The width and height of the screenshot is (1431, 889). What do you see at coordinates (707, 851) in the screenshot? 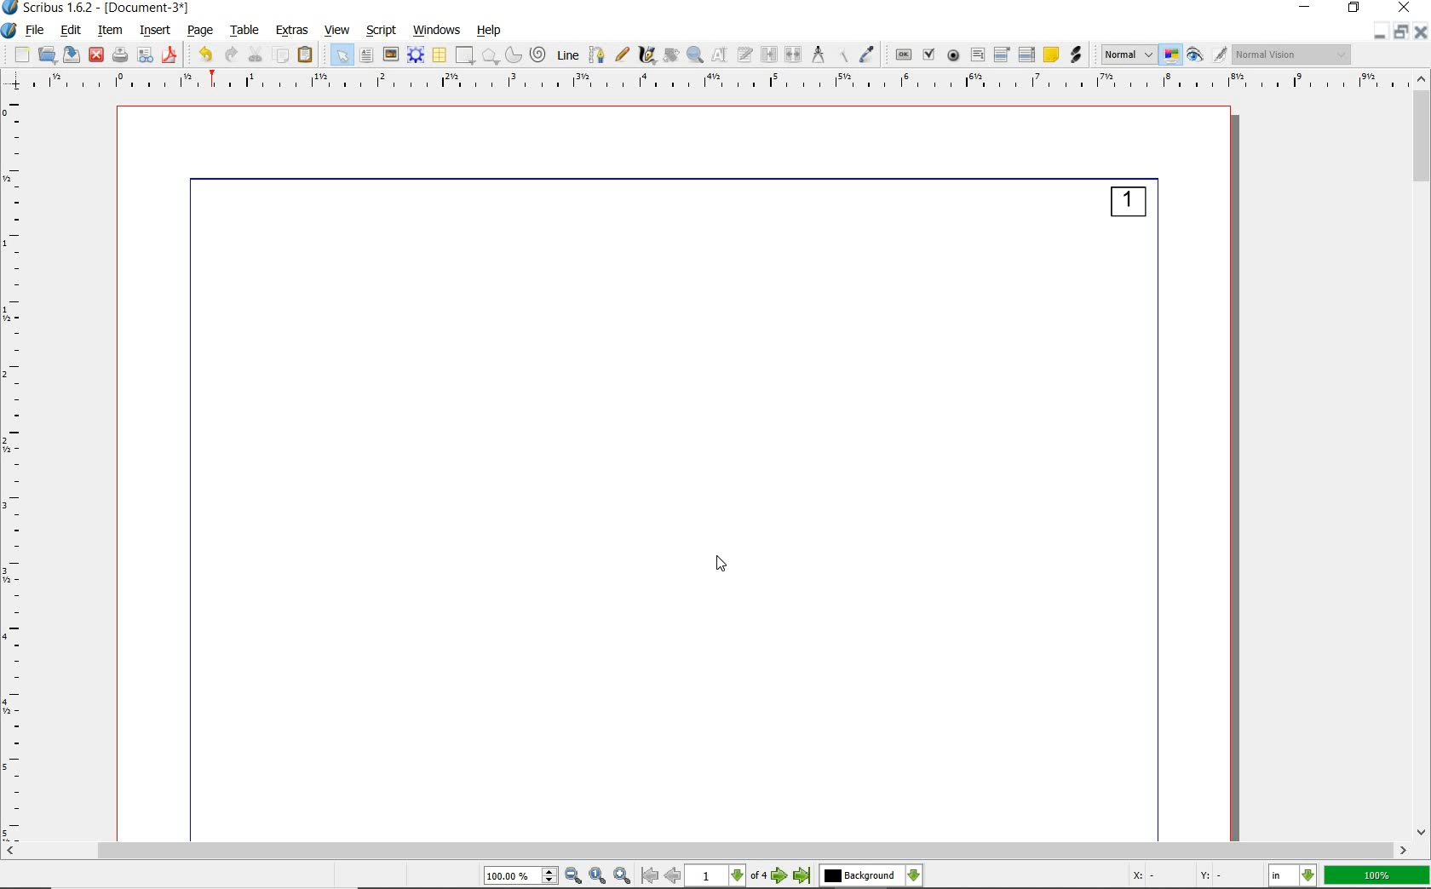
I see `scrollbar` at bounding box center [707, 851].